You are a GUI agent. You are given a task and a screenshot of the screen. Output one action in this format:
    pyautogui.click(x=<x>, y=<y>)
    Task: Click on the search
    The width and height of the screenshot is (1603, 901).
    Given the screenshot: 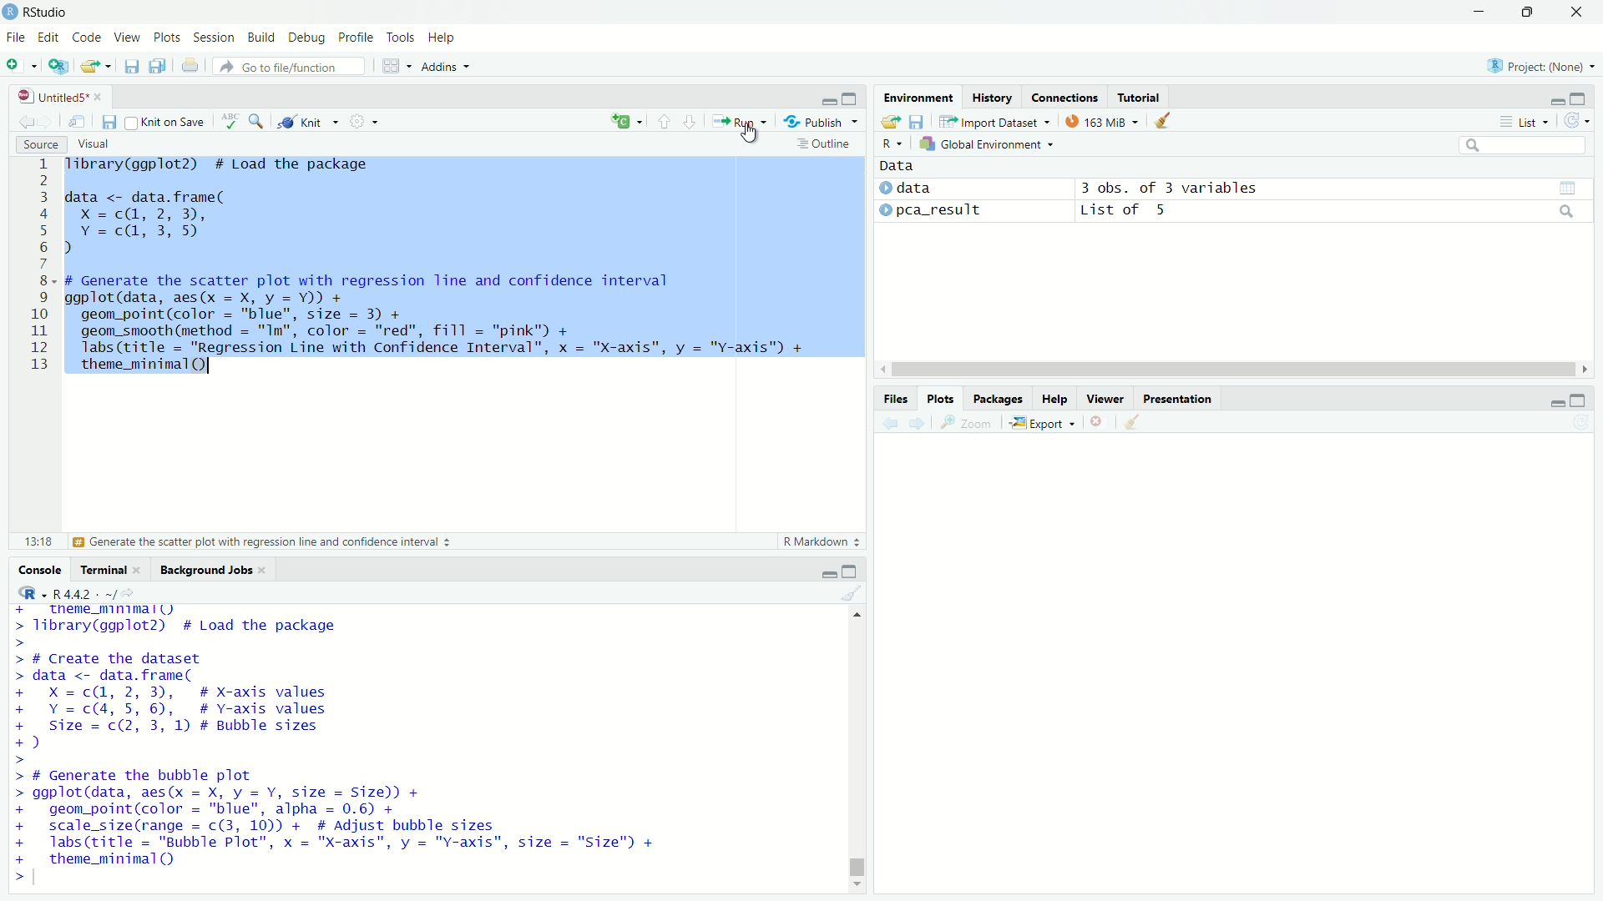 What is the action you would take?
    pyautogui.click(x=1567, y=212)
    